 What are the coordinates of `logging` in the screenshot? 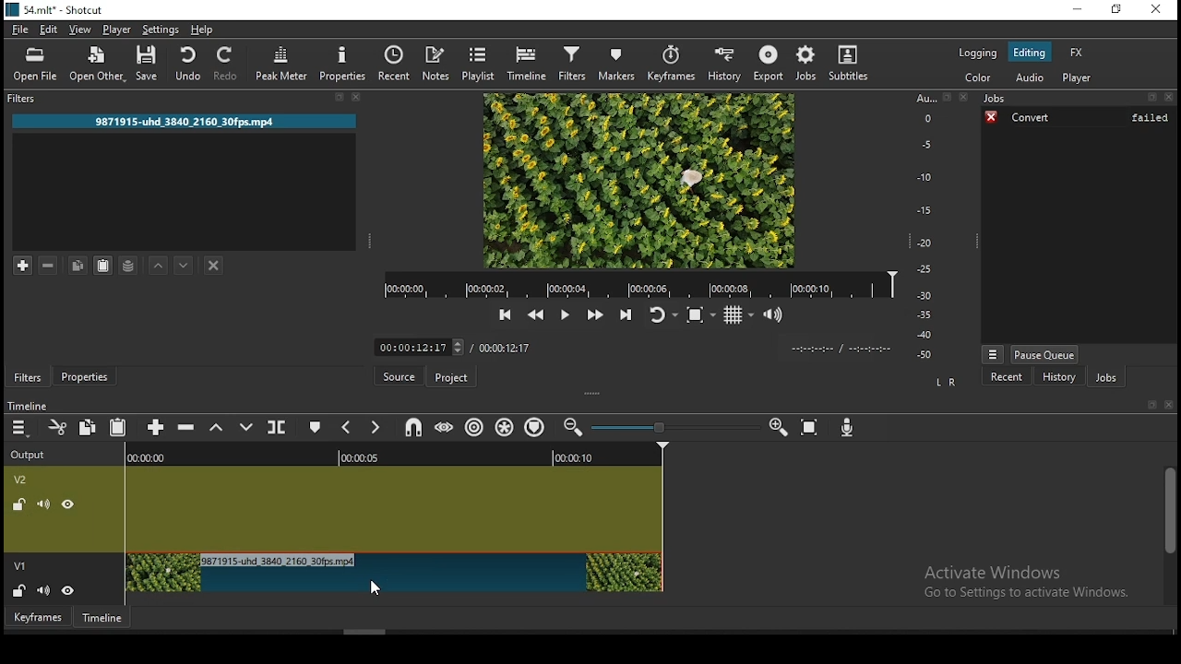 It's located at (977, 53).